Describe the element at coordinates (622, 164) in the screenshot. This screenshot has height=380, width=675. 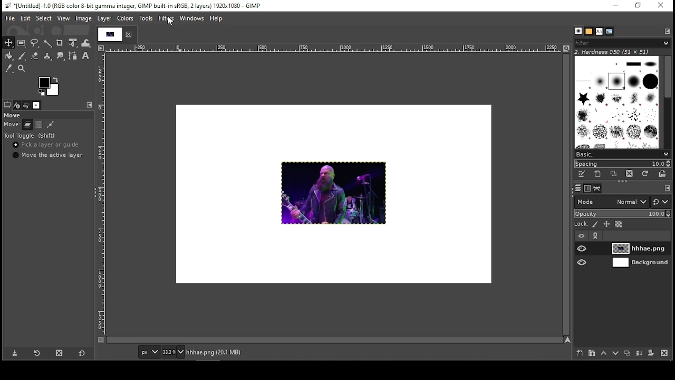
I see `spacing` at that location.